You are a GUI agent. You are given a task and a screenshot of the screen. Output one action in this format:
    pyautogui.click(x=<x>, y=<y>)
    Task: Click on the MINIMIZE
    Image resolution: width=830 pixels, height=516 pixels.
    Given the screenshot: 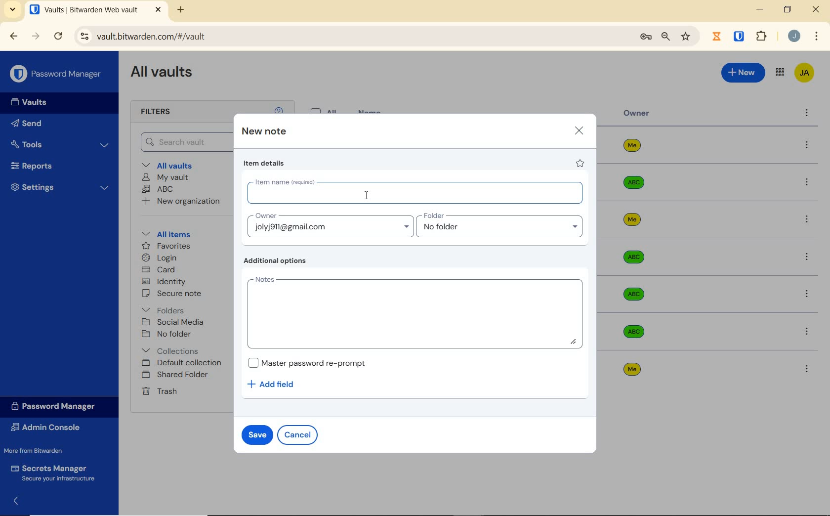 What is the action you would take?
    pyautogui.click(x=761, y=10)
    